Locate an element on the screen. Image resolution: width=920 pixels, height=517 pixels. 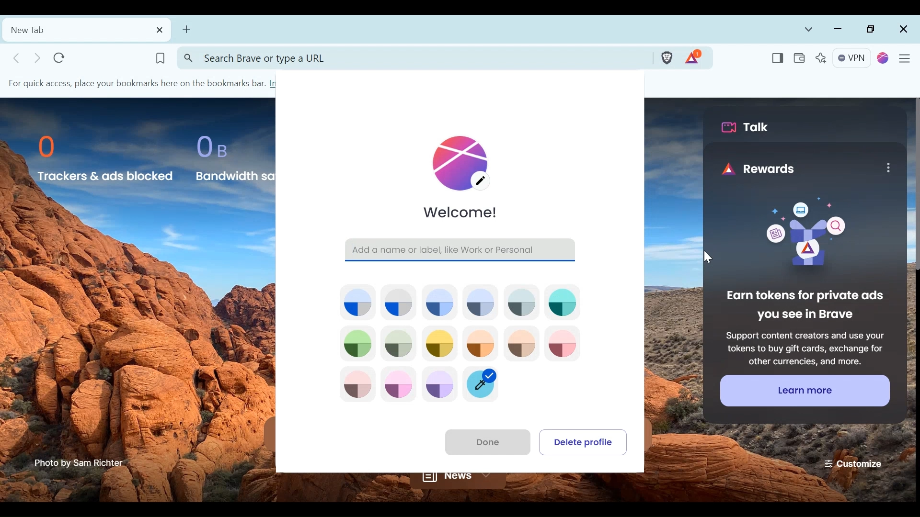
Customize and Control Brave is located at coordinates (907, 60).